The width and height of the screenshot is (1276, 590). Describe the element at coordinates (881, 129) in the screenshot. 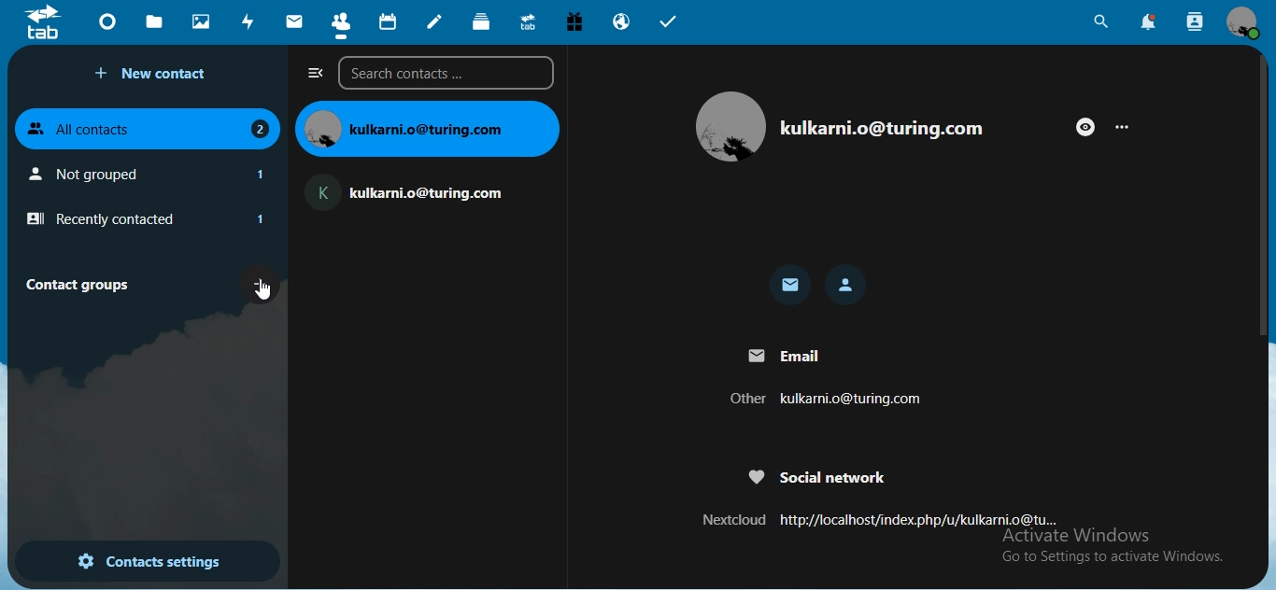

I see `kulkarni.o@turing.com` at that location.